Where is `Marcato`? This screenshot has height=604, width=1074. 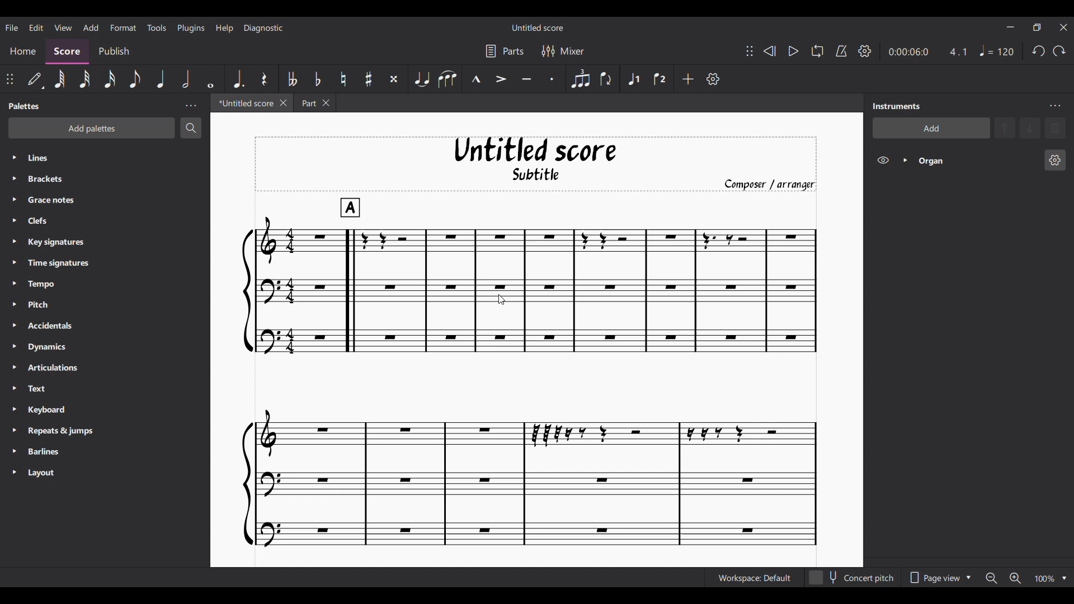
Marcato is located at coordinates (475, 79).